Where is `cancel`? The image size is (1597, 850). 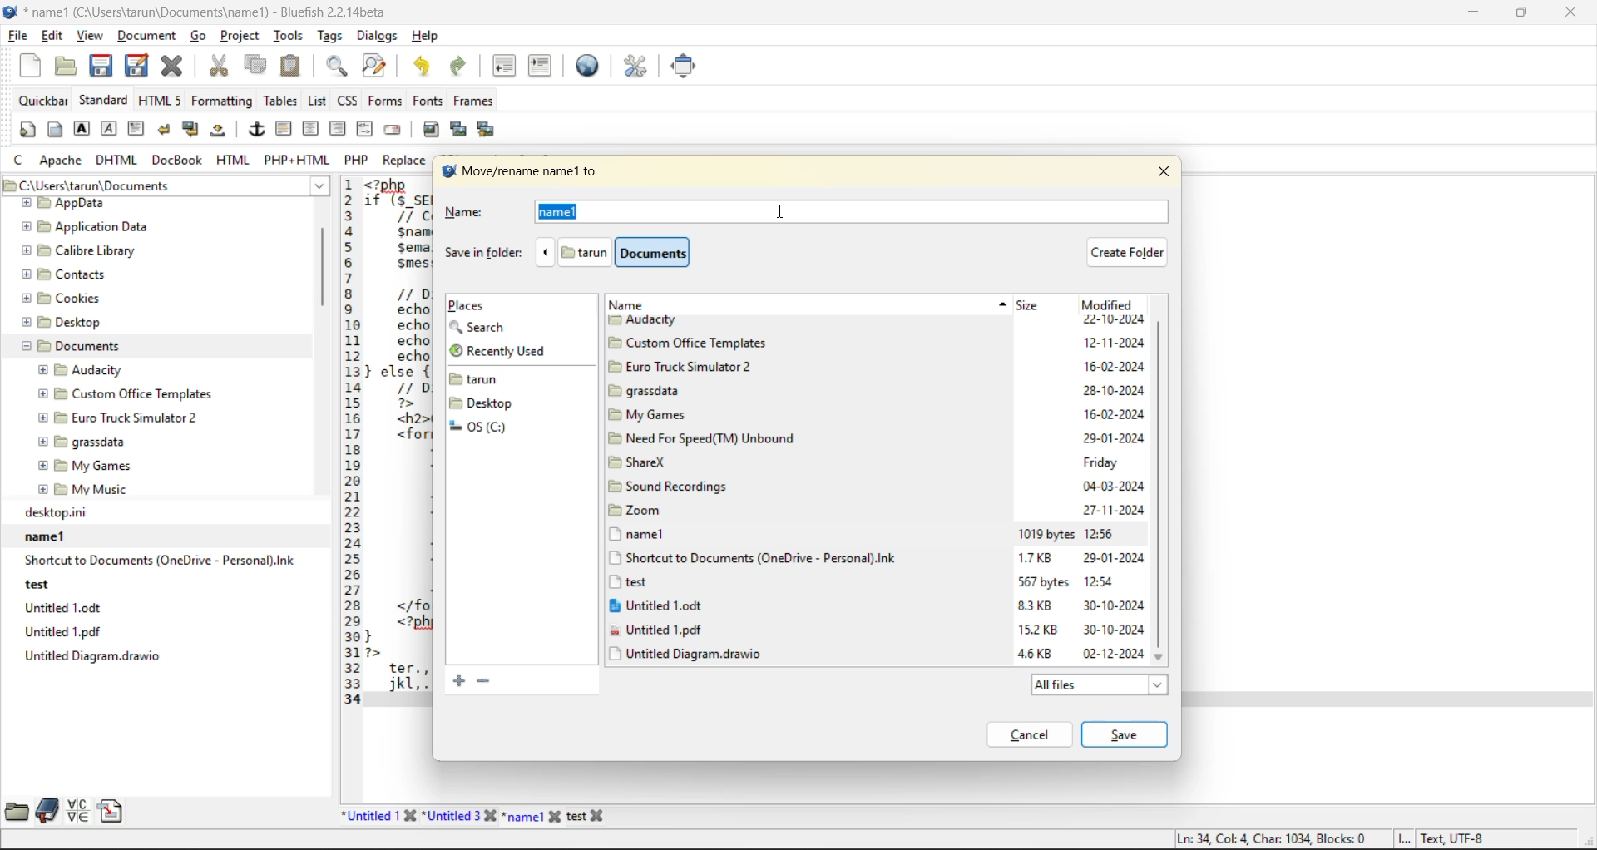 cancel is located at coordinates (1034, 734).